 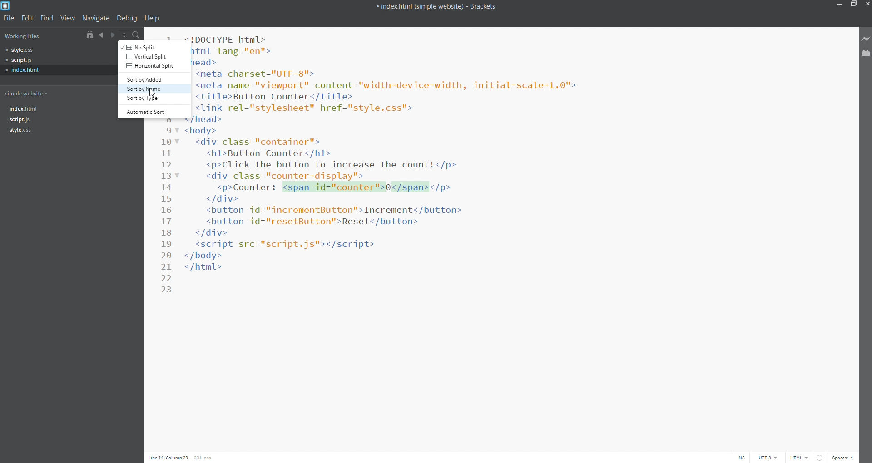 What do you see at coordinates (867, 56) in the screenshot?
I see `extension manager` at bounding box center [867, 56].